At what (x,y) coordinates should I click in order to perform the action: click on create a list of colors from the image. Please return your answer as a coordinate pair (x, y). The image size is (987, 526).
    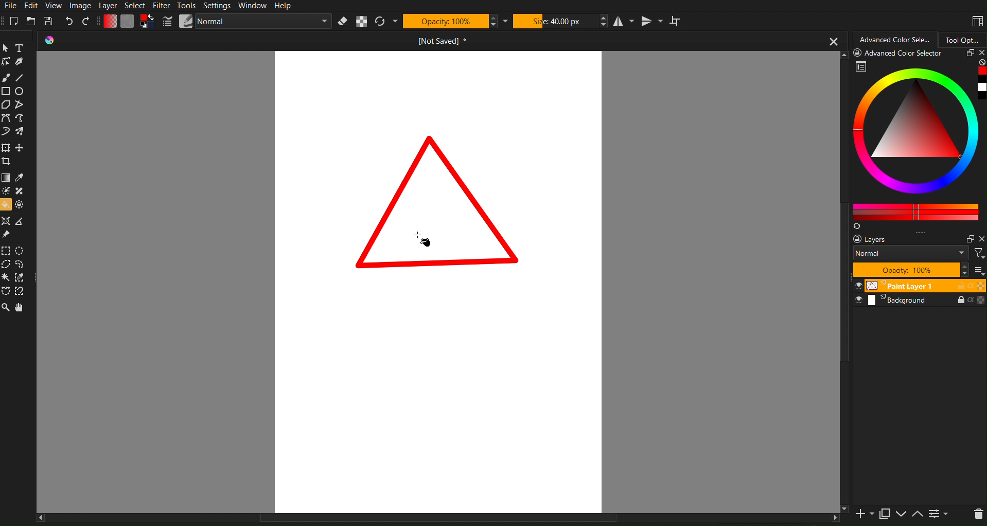
    Looking at the image, I should click on (858, 227).